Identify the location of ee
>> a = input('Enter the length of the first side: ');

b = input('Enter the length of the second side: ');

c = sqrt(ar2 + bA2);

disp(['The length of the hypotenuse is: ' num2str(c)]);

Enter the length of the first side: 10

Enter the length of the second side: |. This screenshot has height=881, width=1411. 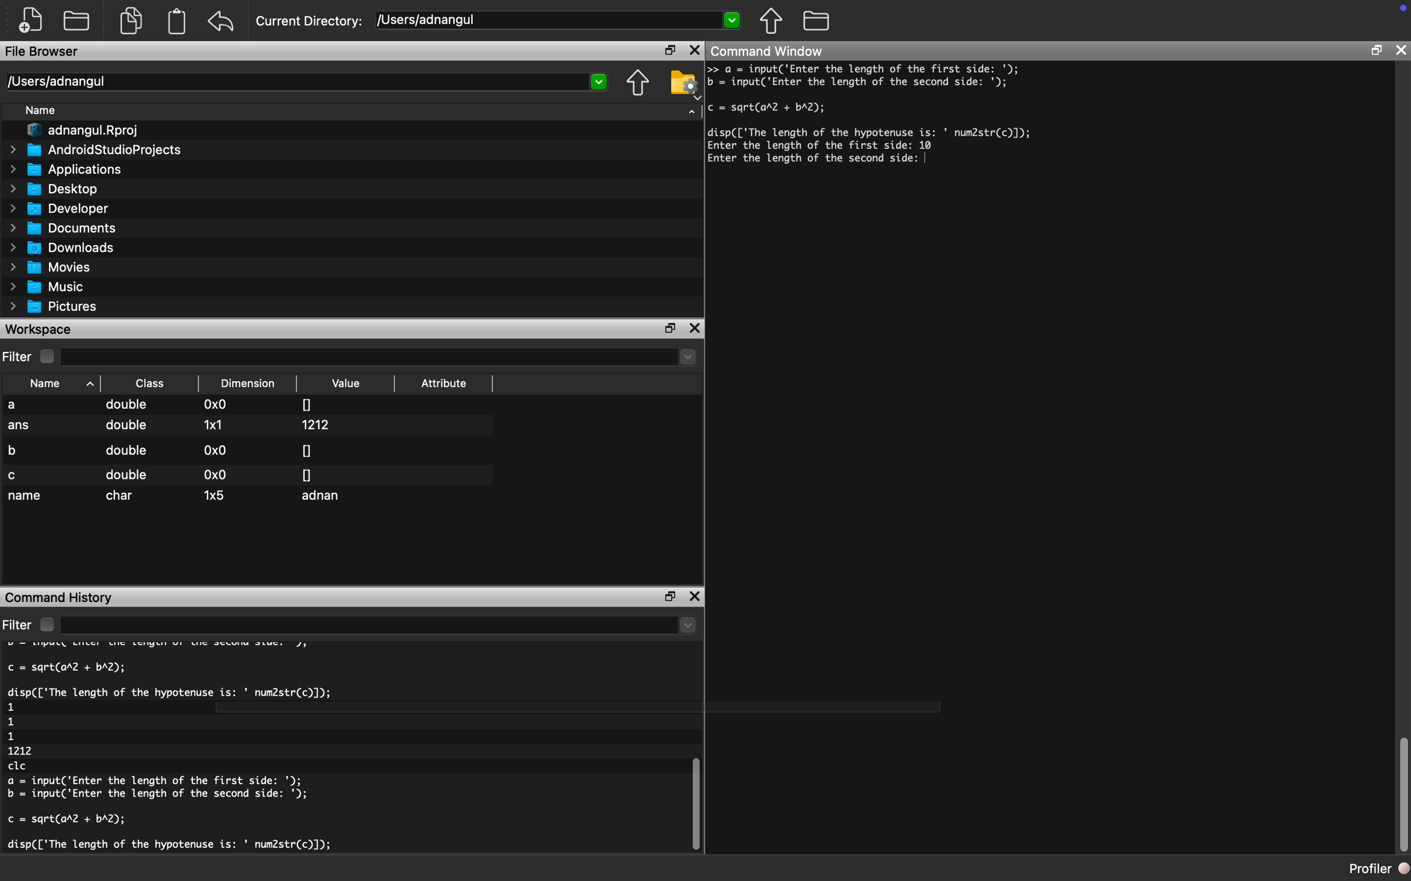
(895, 125).